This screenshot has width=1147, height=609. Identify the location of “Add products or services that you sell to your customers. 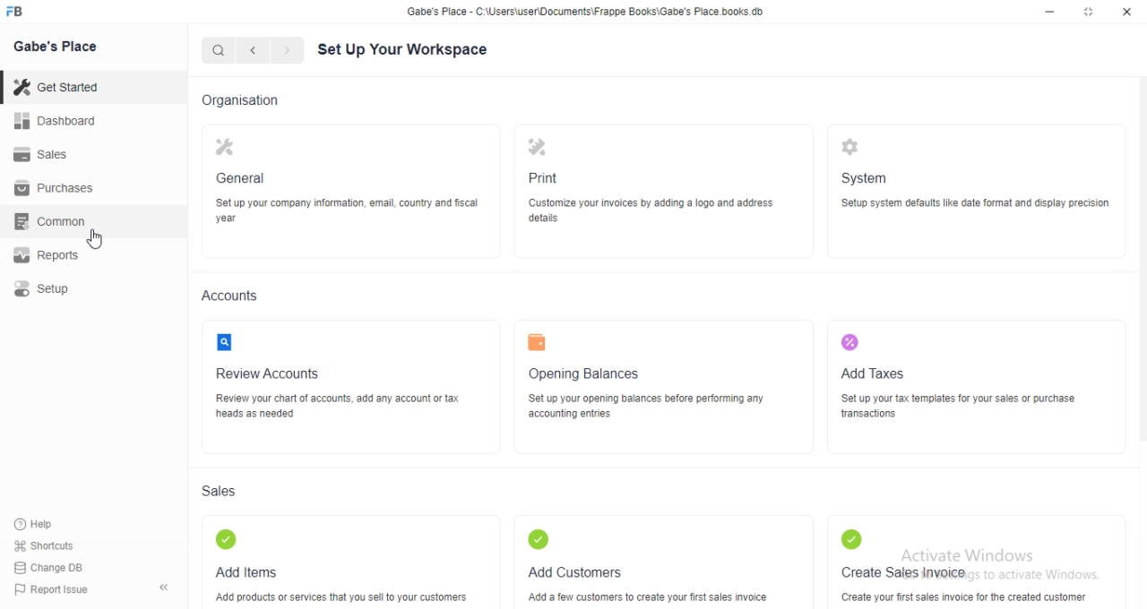
(340, 598).